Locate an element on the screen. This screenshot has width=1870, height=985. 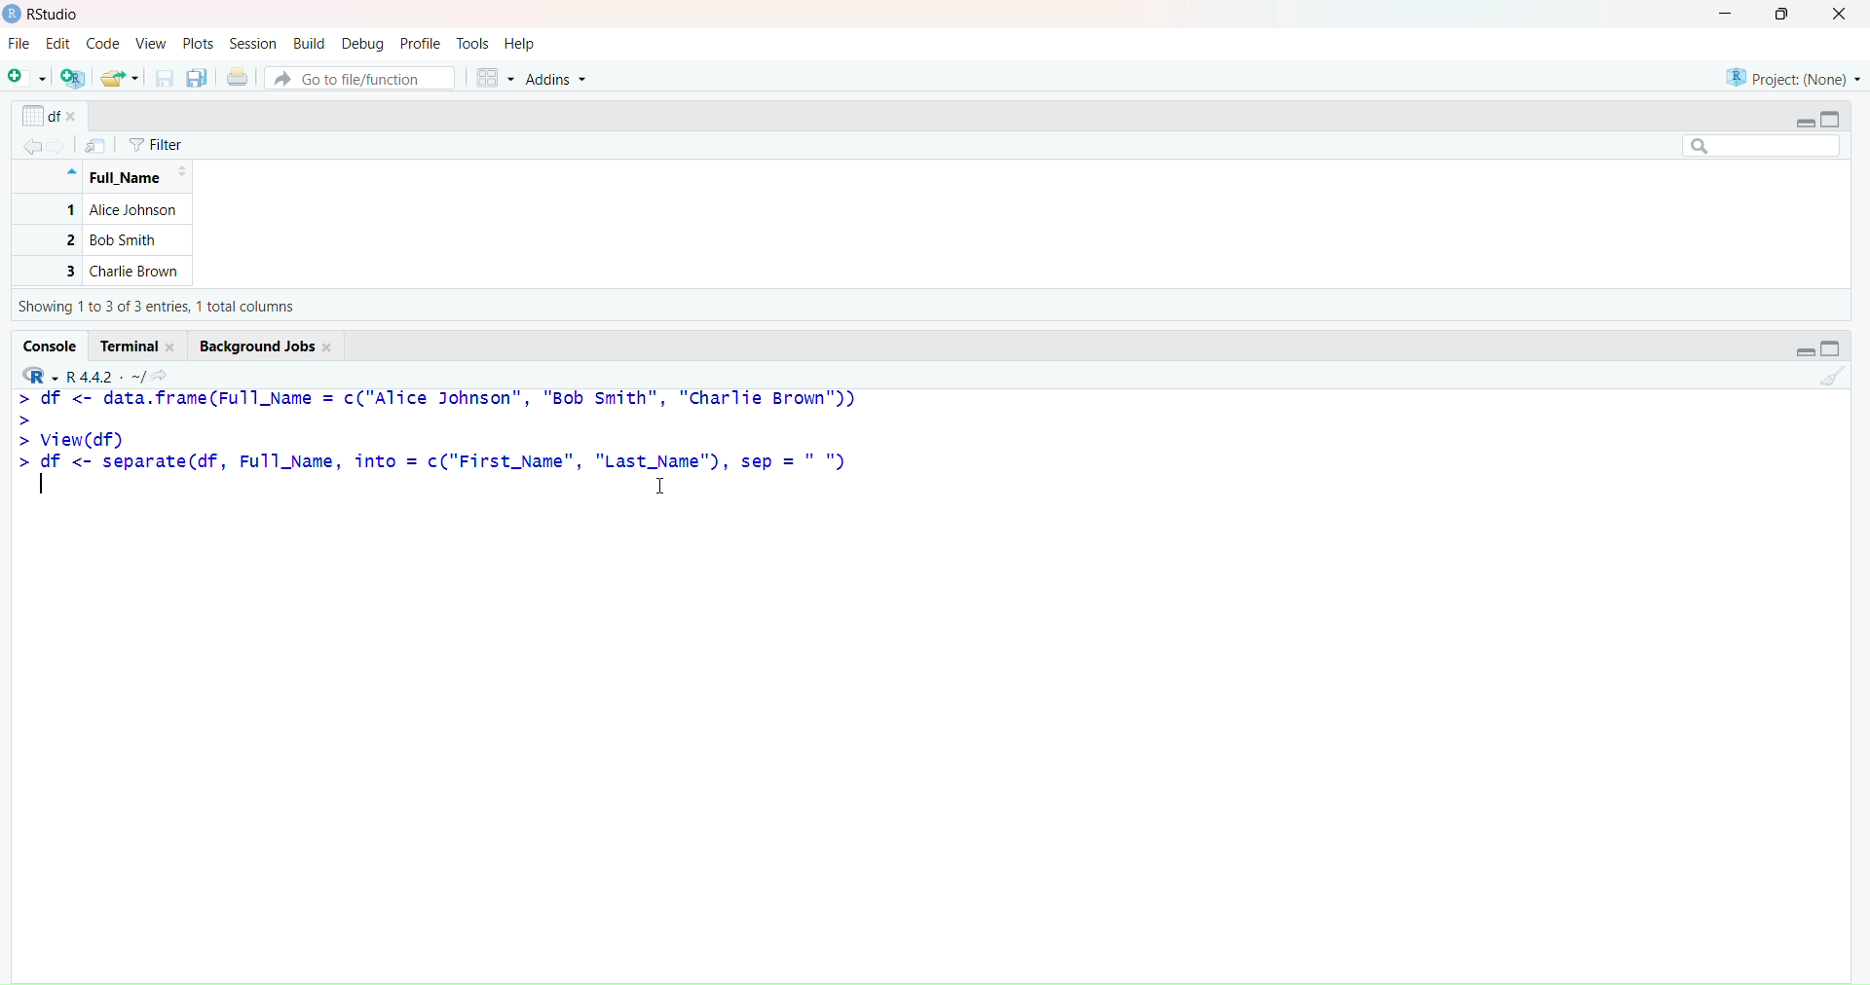
Tools is located at coordinates (473, 42).